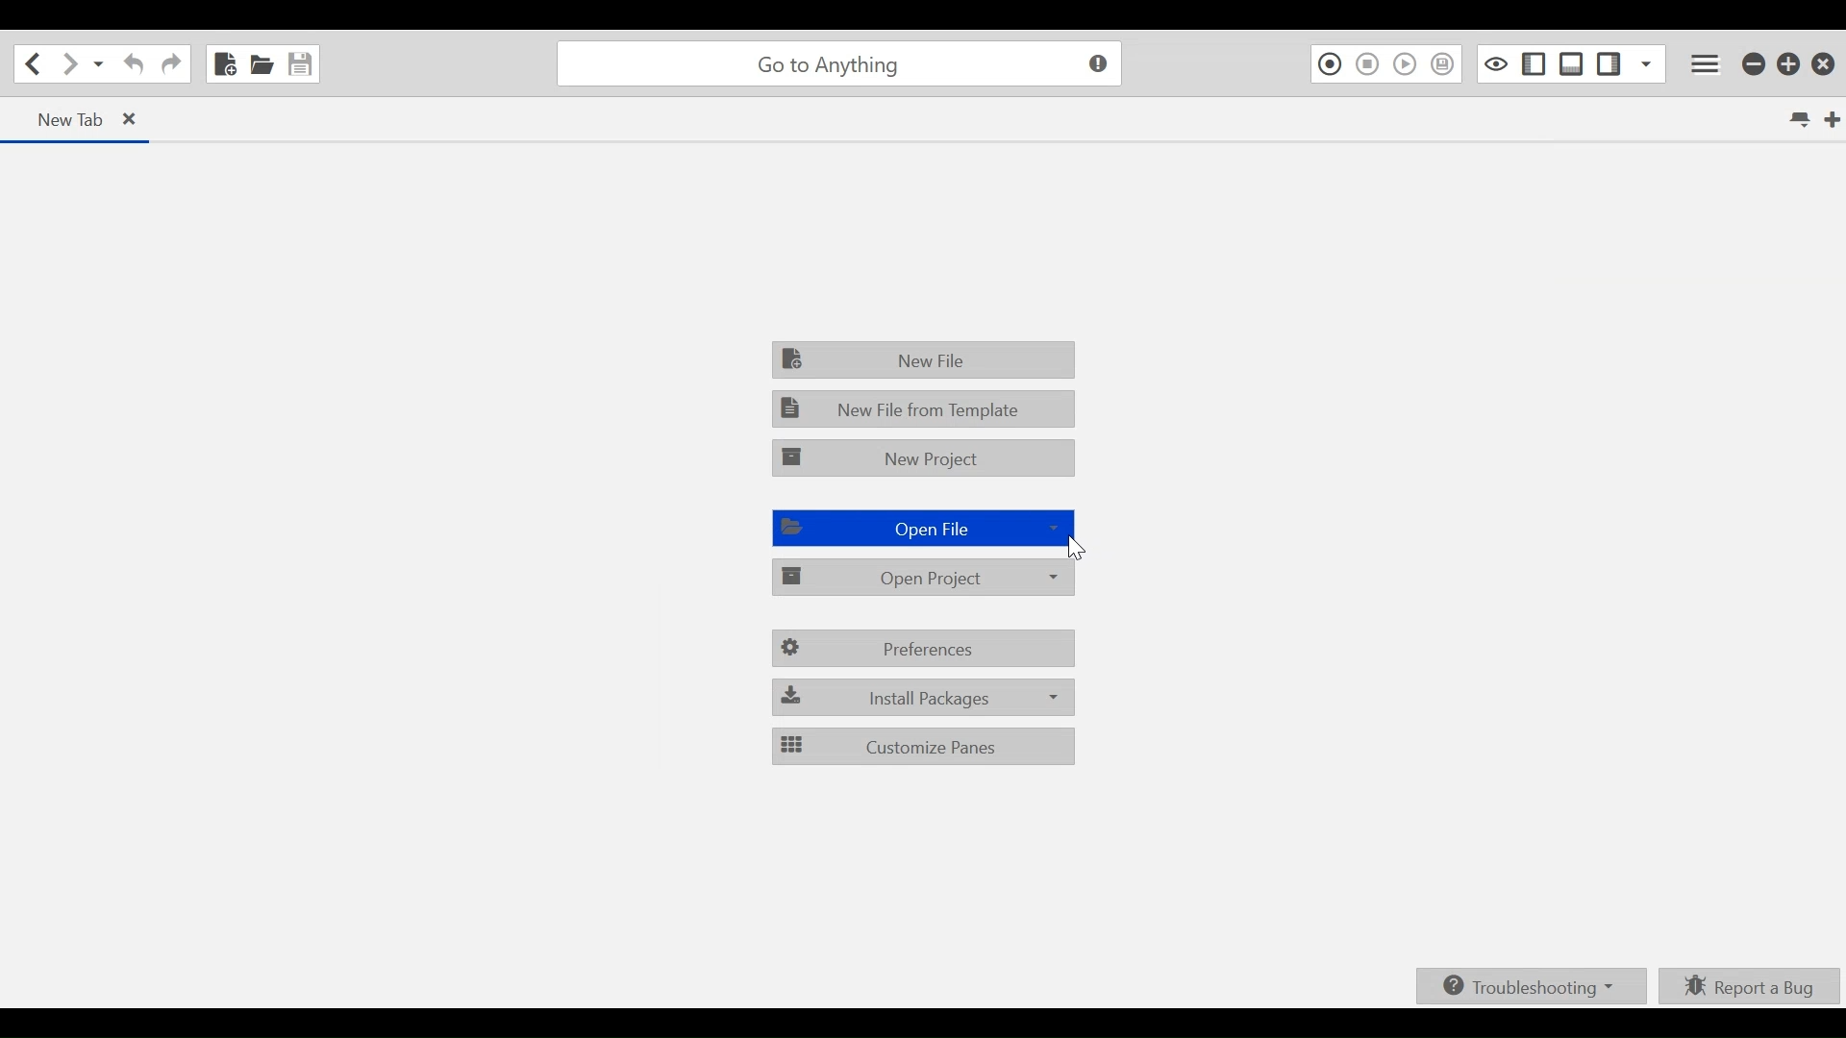  Describe the element at coordinates (926, 650) in the screenshot. I see `Preferences` at that location.